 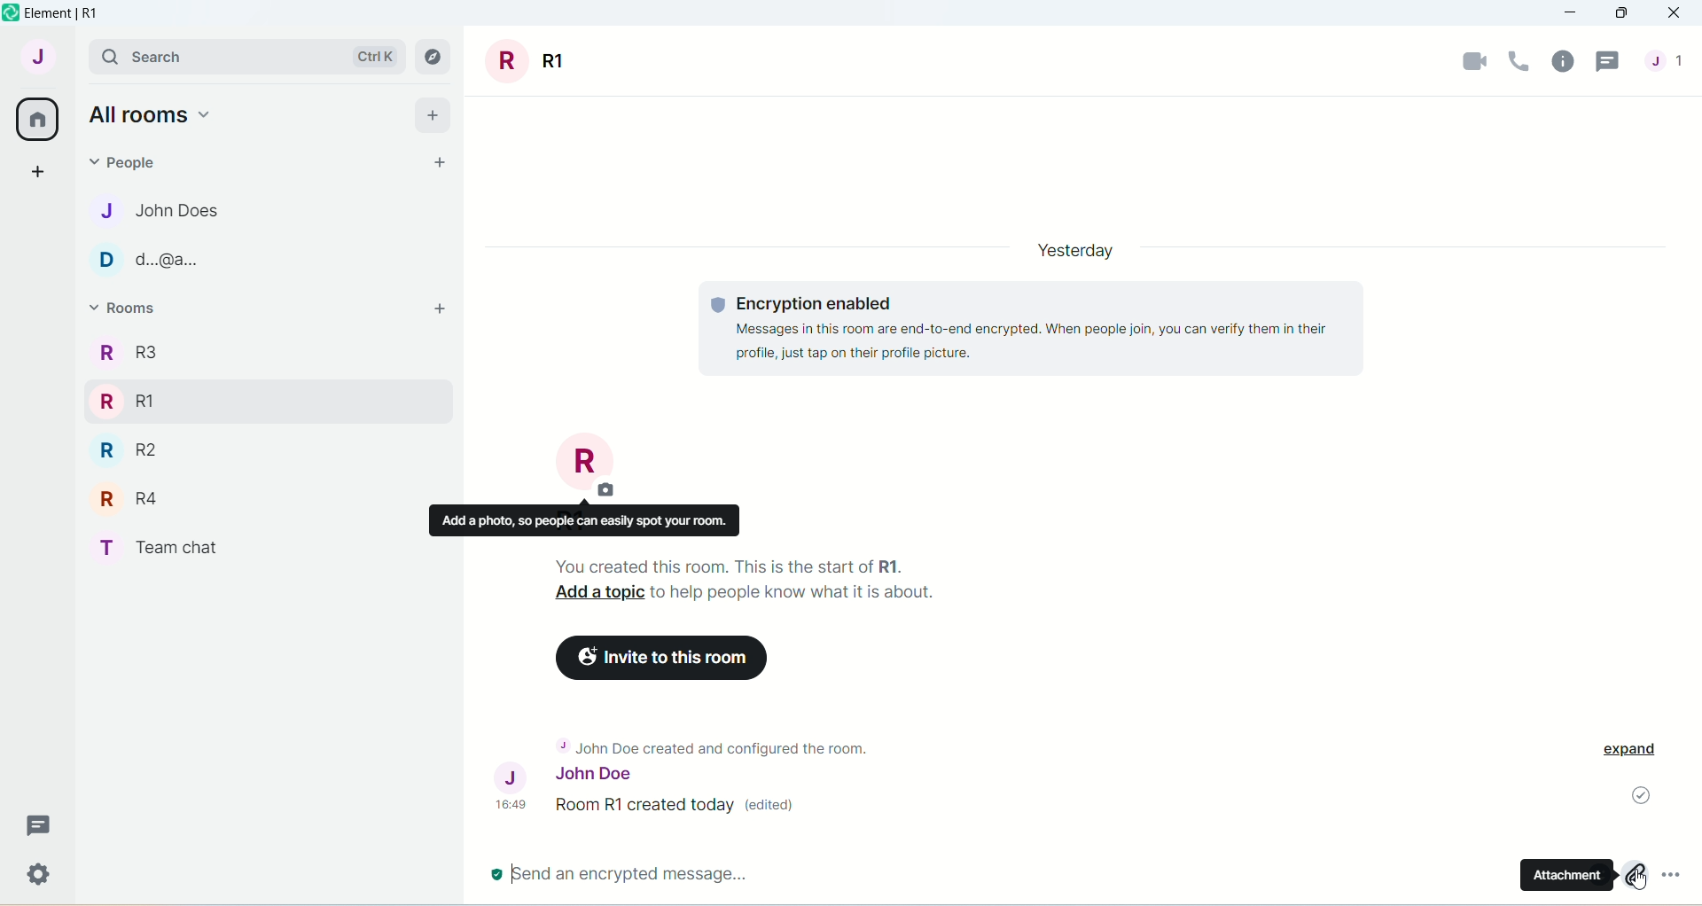 What do you see at coordinates (683, 807) in the screenshot?
I see `Room R1 created today (edited)` at bounding box center [683, 807].